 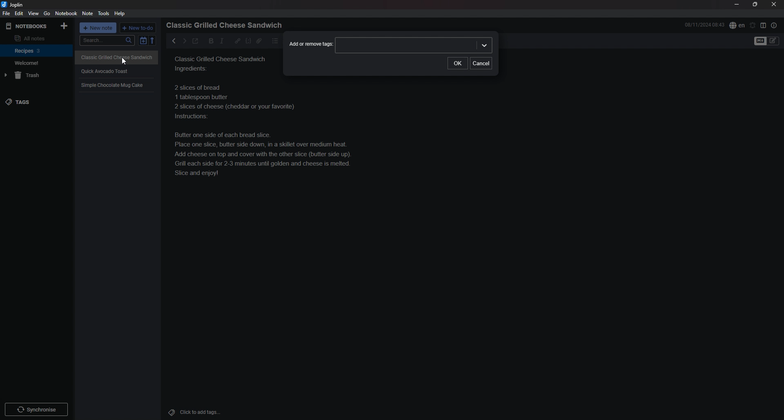 What do you see at coordinates (753, 25) in the screenshot?
I see `set alarm` at bounding box center [753, 25].